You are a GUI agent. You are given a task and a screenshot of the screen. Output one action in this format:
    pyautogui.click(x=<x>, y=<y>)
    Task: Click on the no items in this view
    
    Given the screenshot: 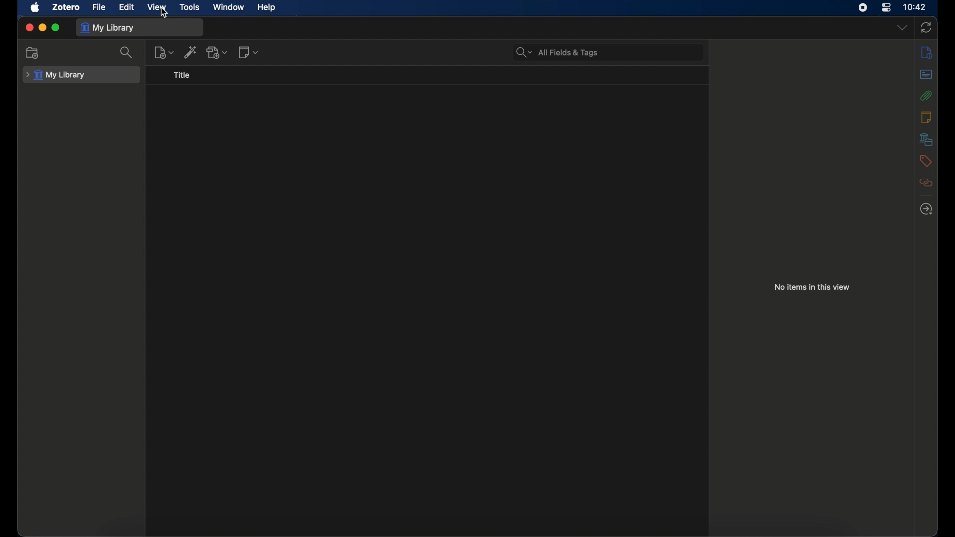 What is the action you would take?
    pyautogui.click(x=812, y=287)
    